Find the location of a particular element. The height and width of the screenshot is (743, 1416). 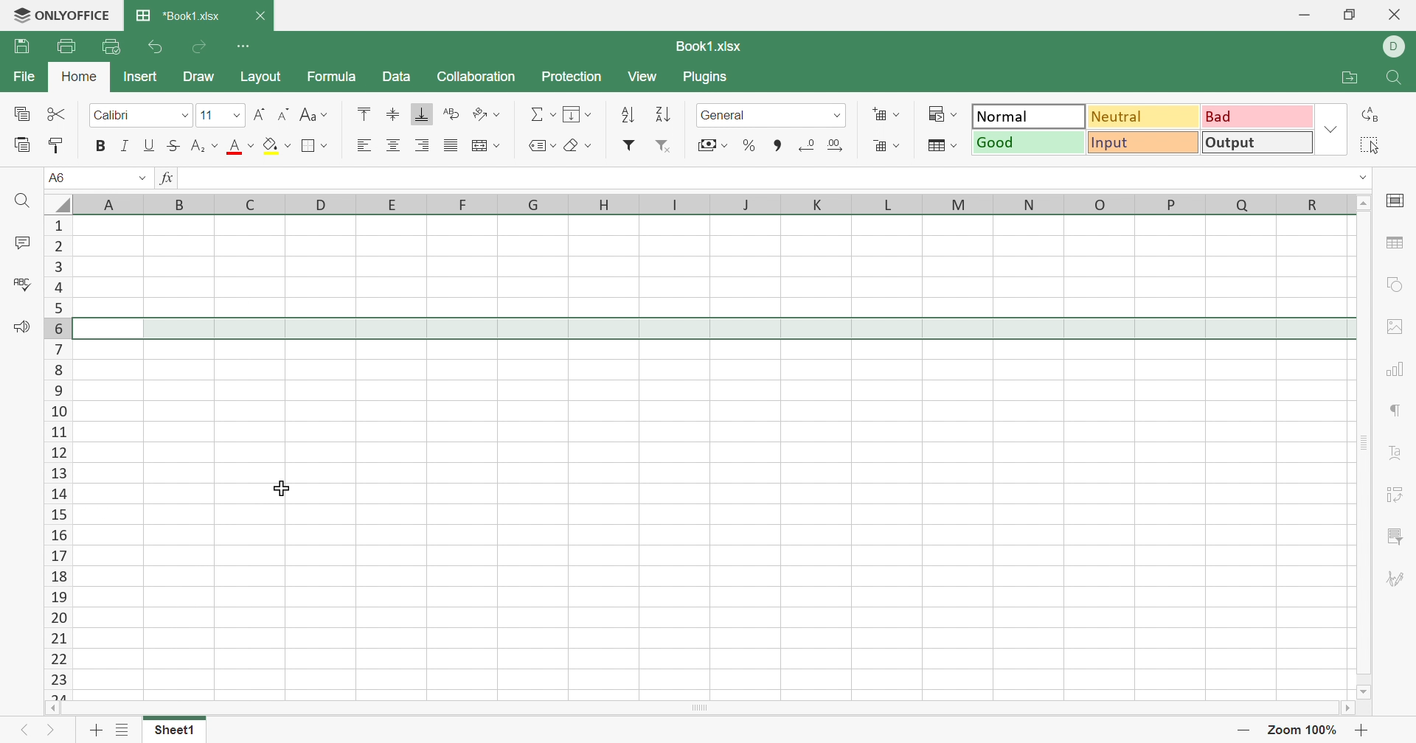

Decrement font size is located at coordinates (281, 116).